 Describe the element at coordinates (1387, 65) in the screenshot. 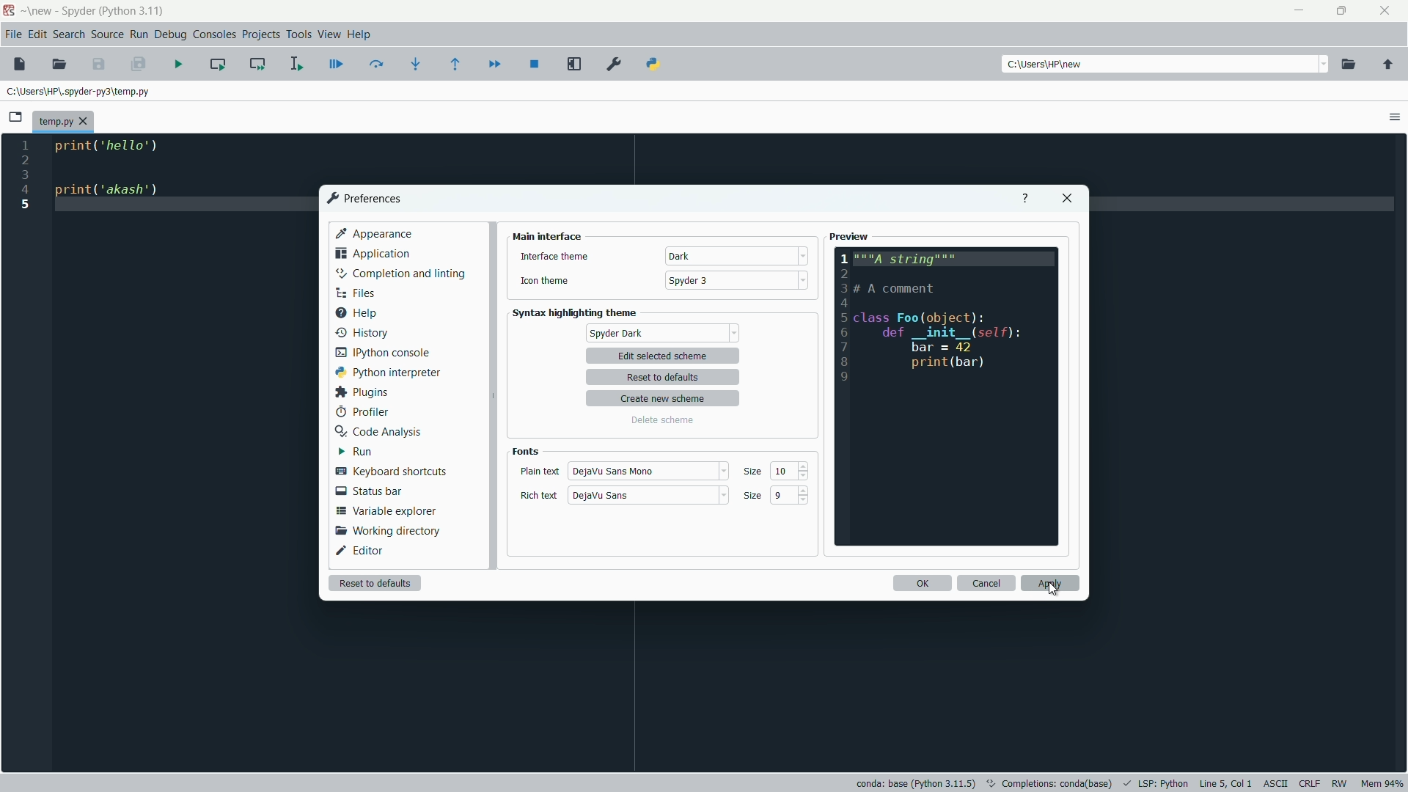

I see `parent directory` at that location.